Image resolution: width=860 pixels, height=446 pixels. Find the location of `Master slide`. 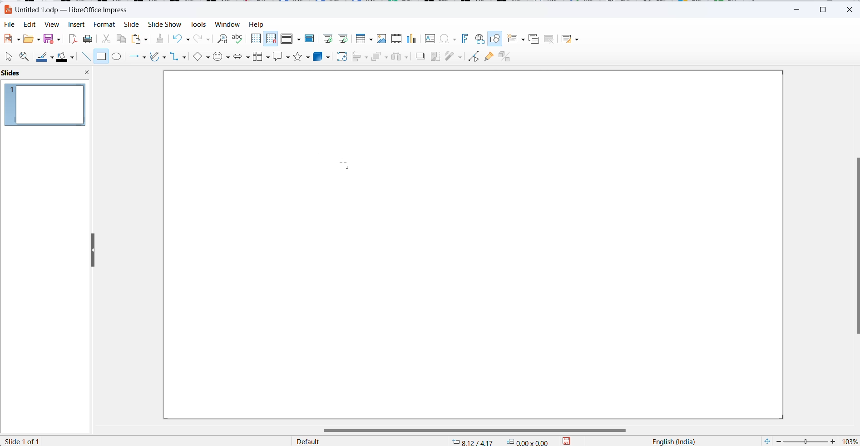

Master slide is located at coordinates (311, 38).